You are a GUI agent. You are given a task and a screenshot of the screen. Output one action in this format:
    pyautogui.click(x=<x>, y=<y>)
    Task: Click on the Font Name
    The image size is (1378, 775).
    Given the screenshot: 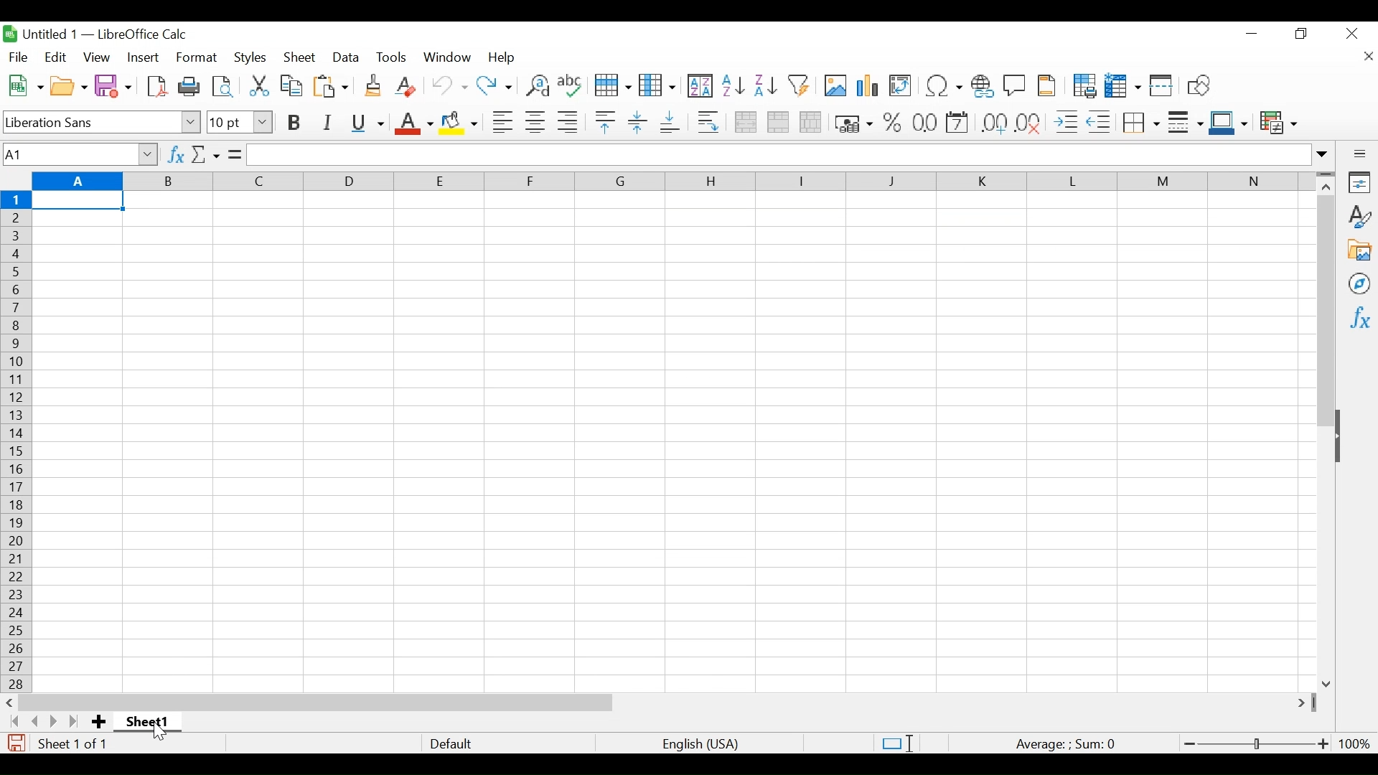 What is the action you would take?
    pyautogui.click(x=102, y=121)
    